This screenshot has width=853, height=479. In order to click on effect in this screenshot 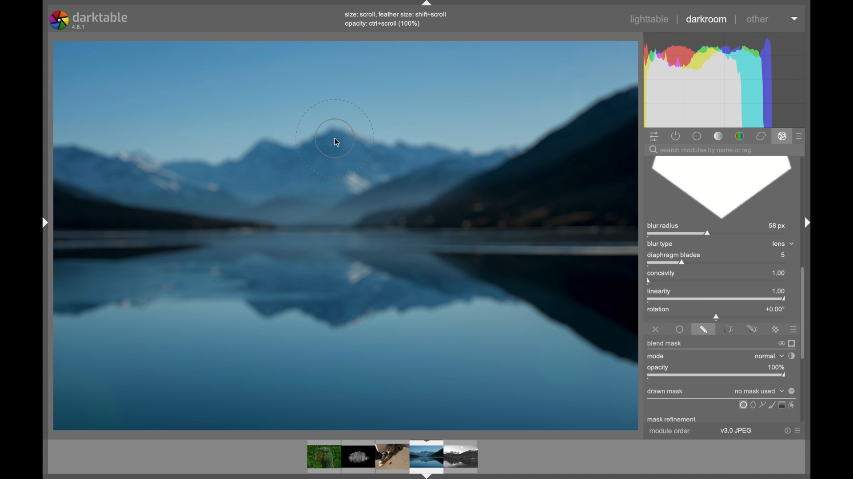, I will do `click(782, 137)`.